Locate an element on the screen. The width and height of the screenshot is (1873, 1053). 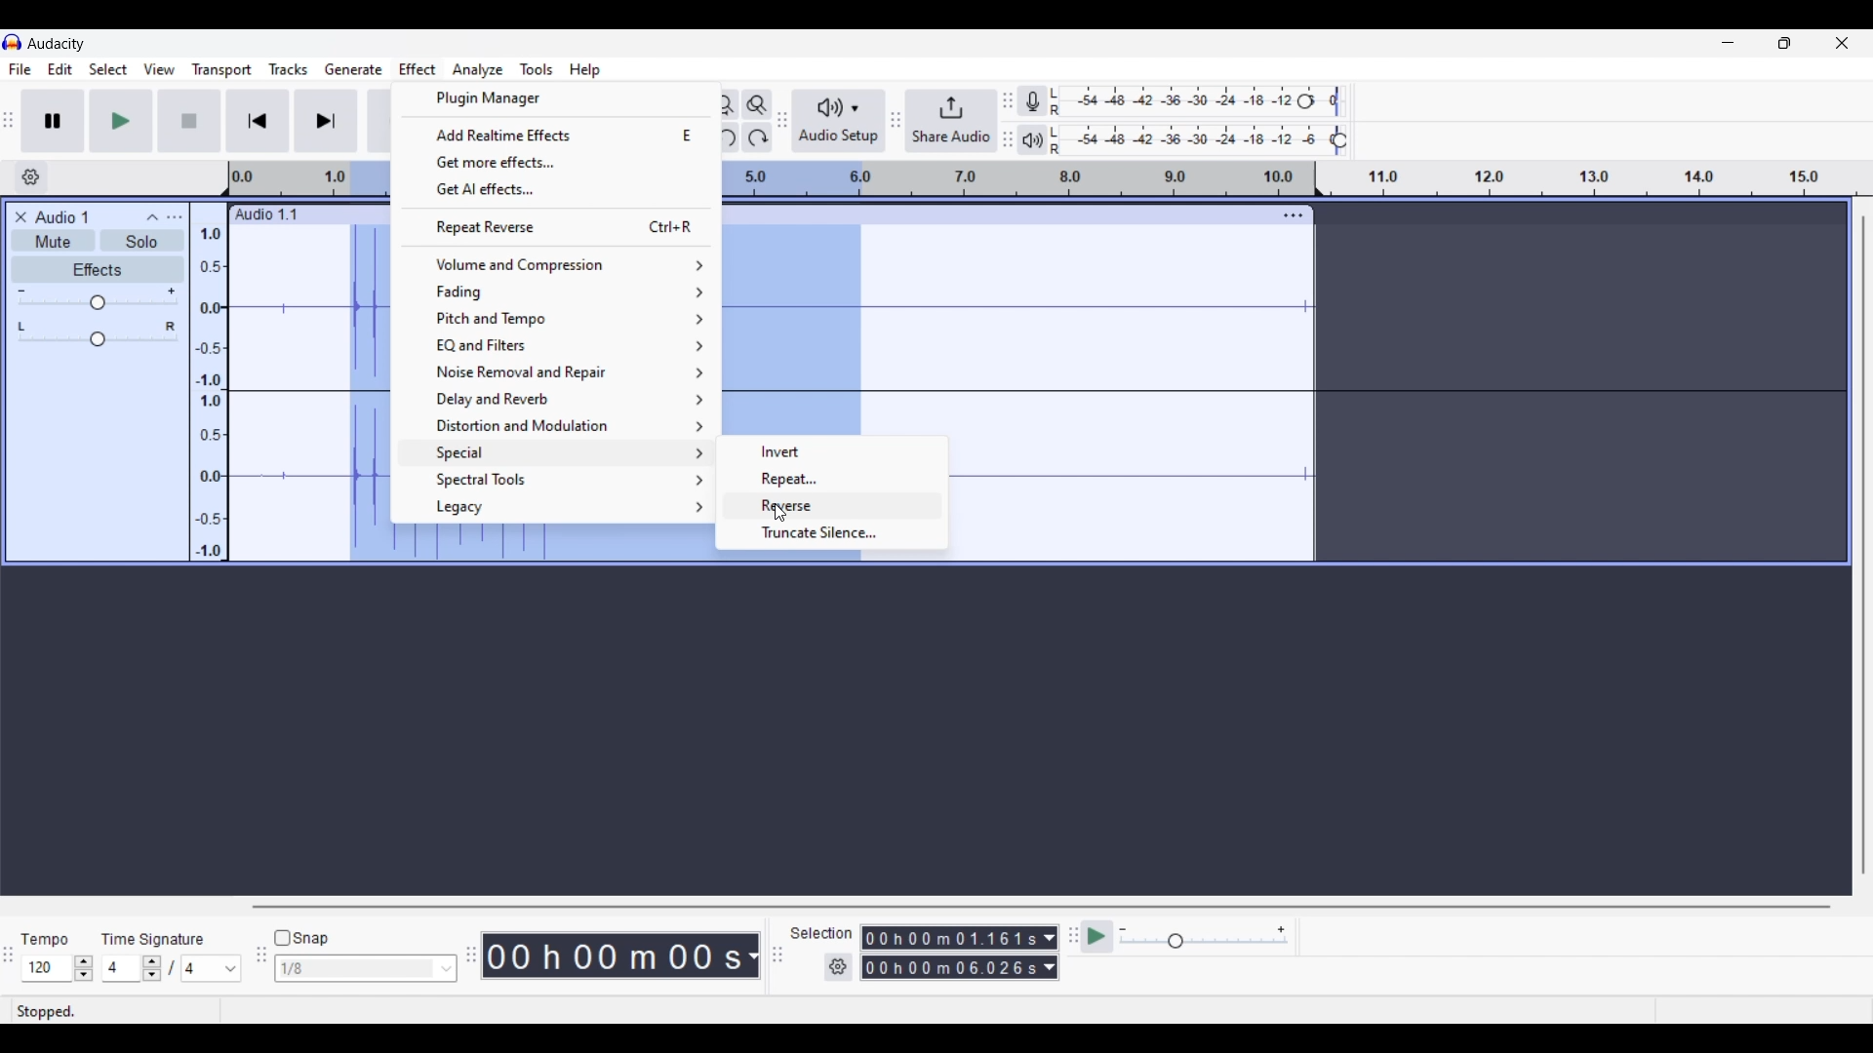
Playback meter is located at coordinates (1032, 140).